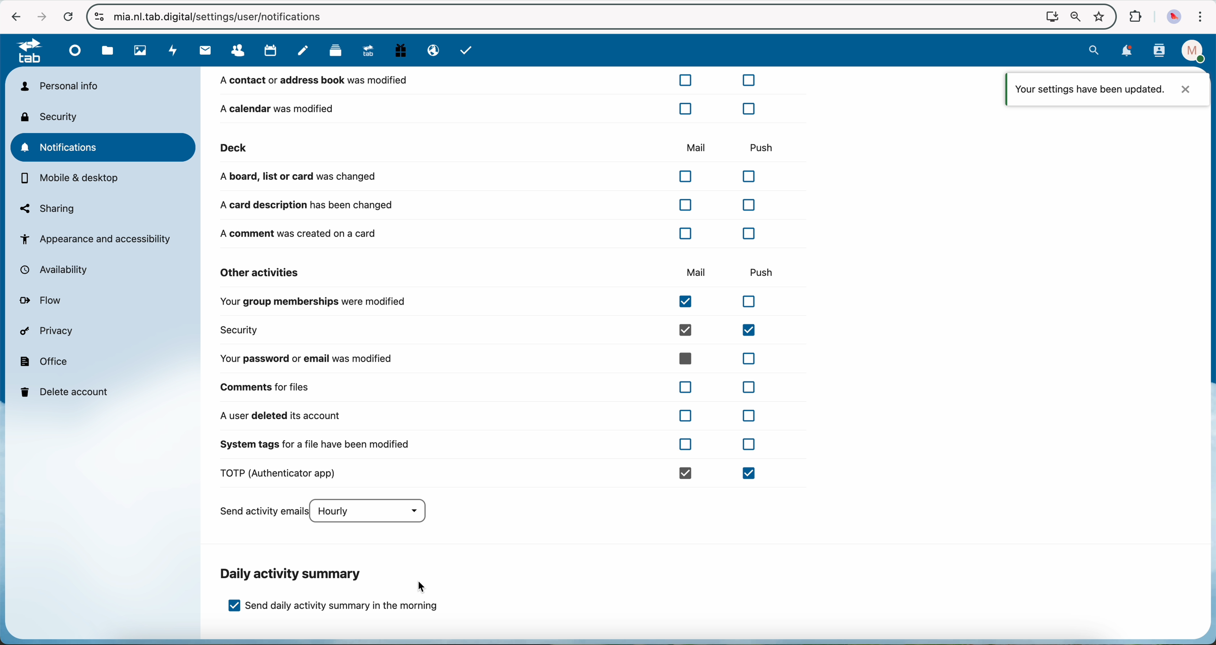  Describe the element at coordinates (492, 177) in the screenshot. I see `a board, list or card was changed` at that location.